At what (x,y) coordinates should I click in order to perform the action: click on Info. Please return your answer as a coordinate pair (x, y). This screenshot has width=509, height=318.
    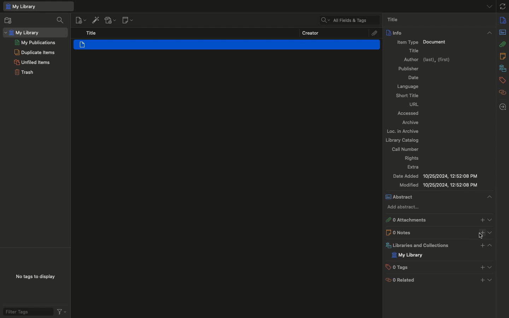
    Looking at the image, I should click on (503, 20).